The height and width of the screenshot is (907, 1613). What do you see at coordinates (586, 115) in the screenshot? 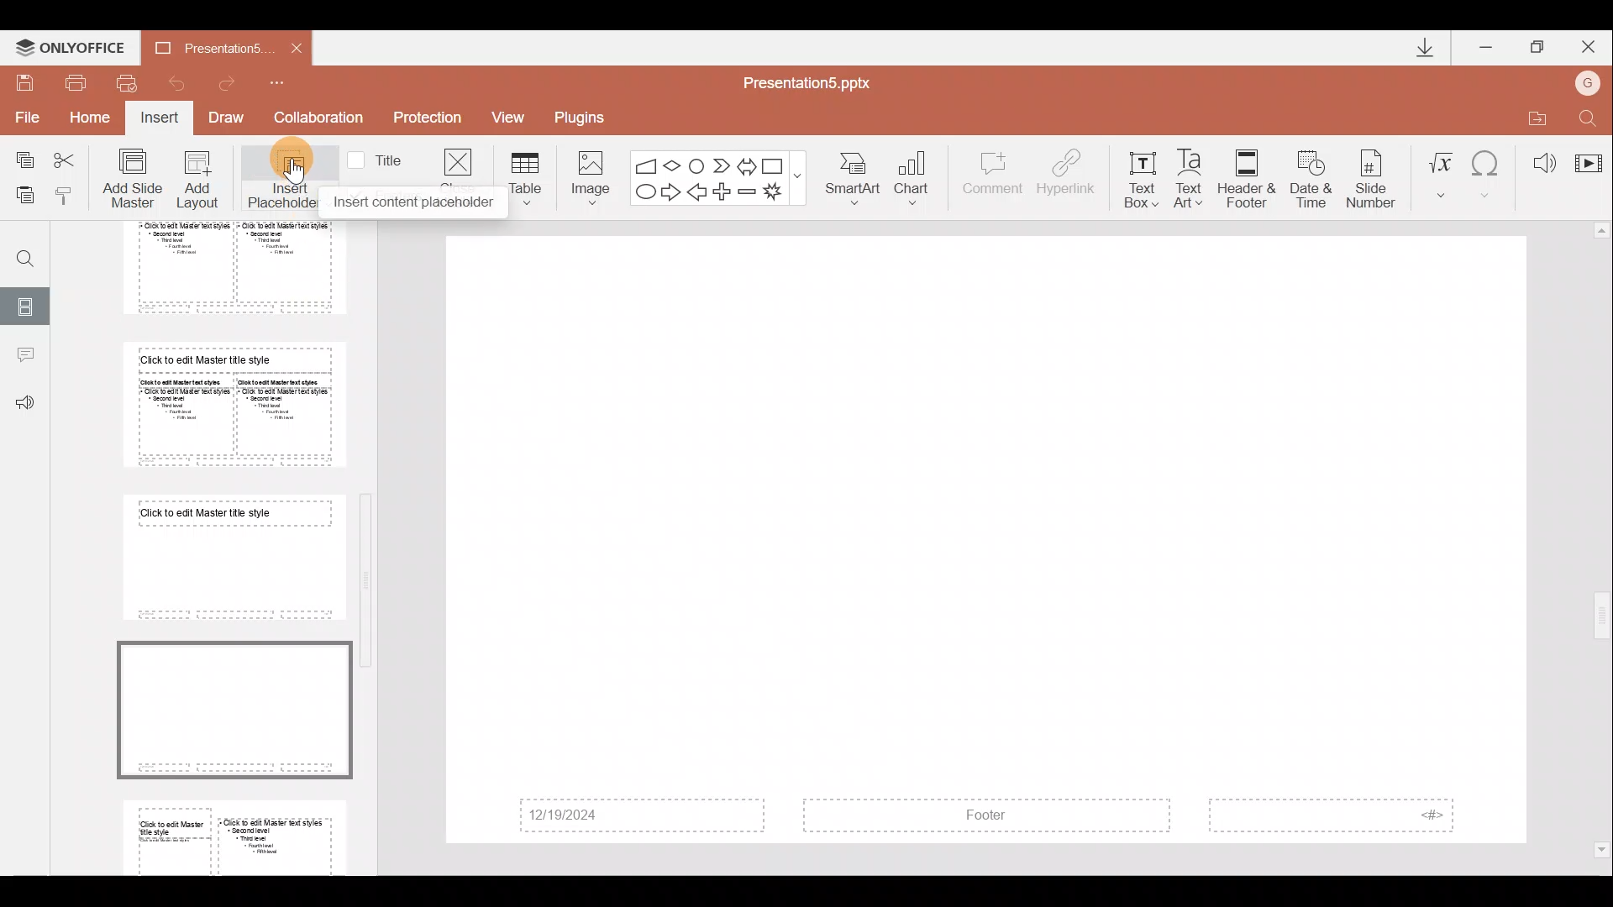
I see `Plugins` at bounding box center [586, 115].